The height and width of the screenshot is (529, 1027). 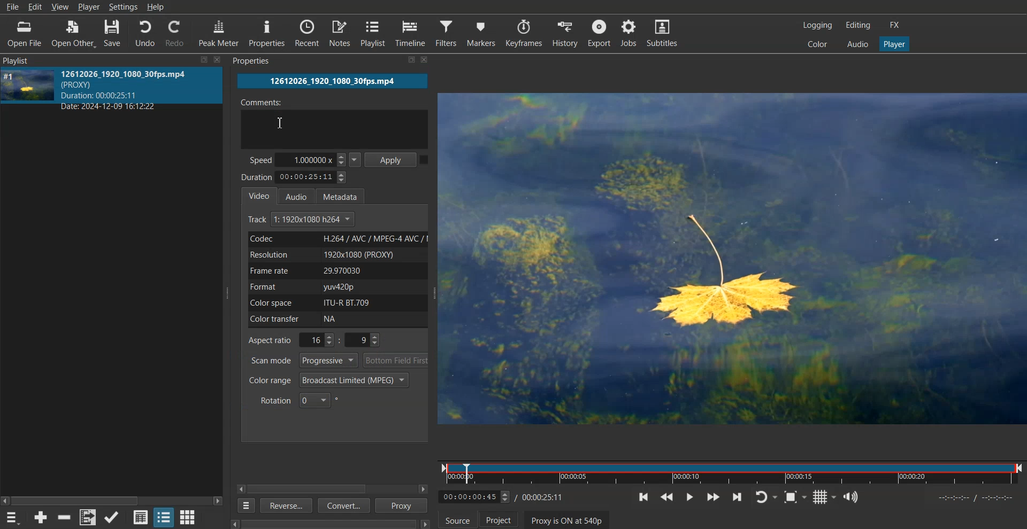 I want to click on Notes, so click(x=340, y=33).